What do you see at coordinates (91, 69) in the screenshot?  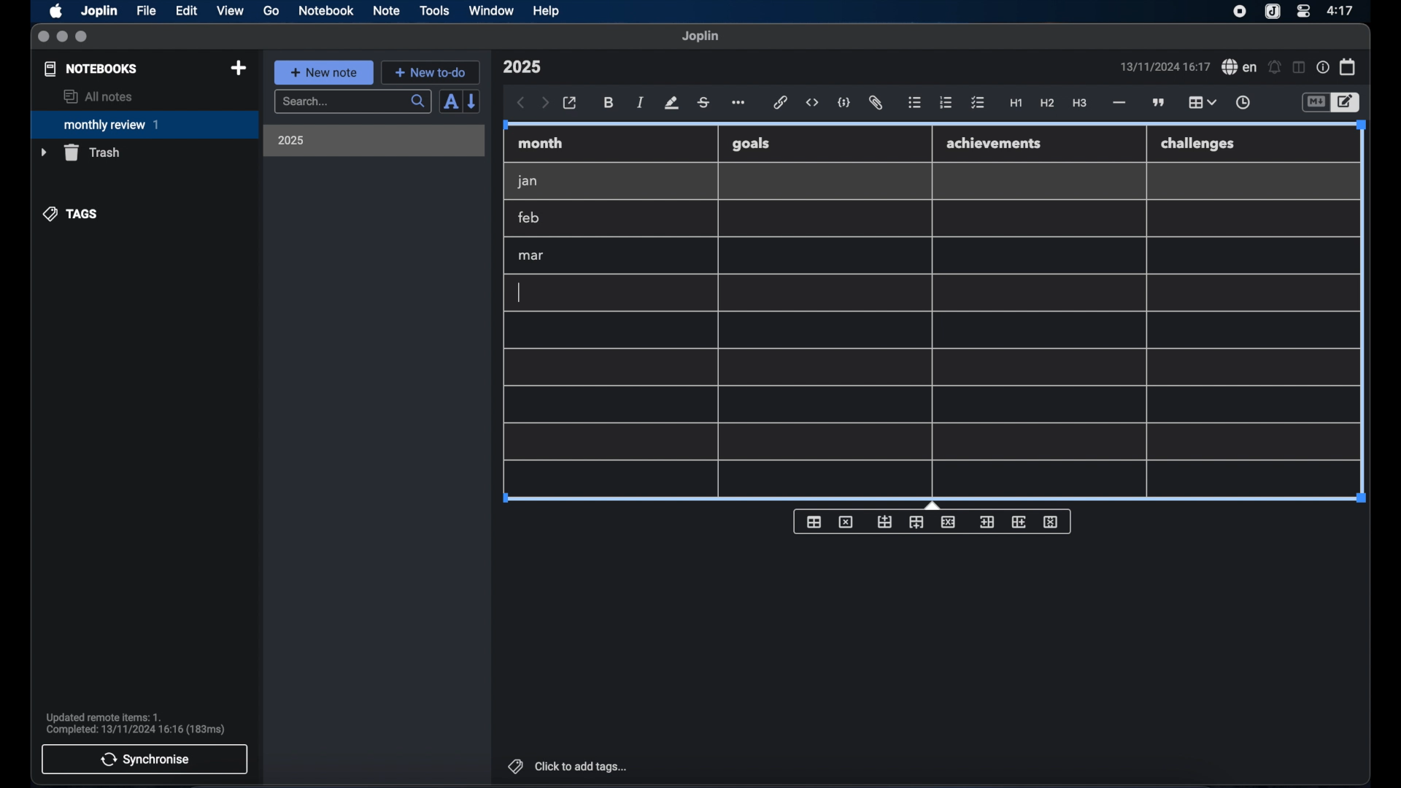 I see `notebooks` at bounding box center [91, 69].